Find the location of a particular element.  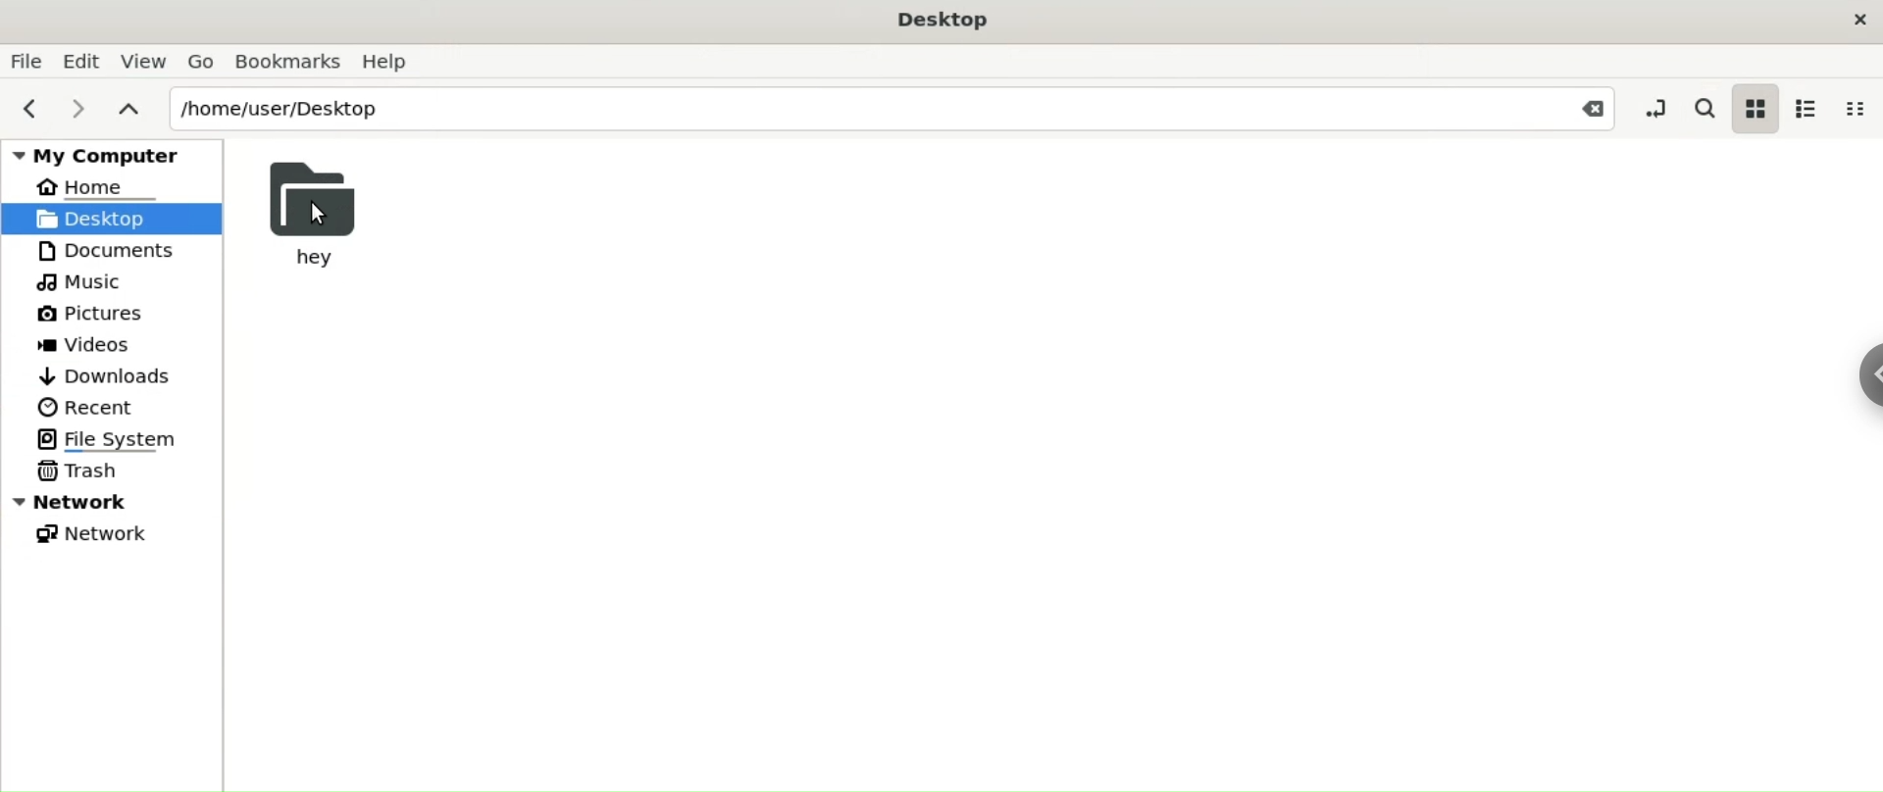

Network is located at coordinates (90, 533).